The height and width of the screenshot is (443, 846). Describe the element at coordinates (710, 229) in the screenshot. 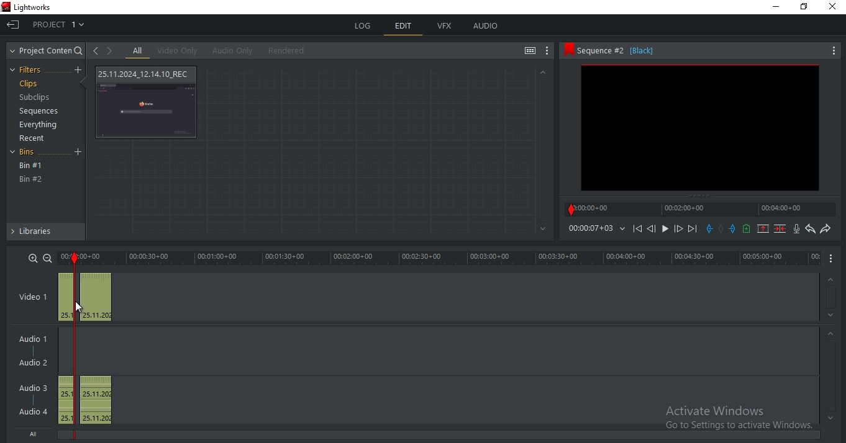

I see `add a in mark` at that location.